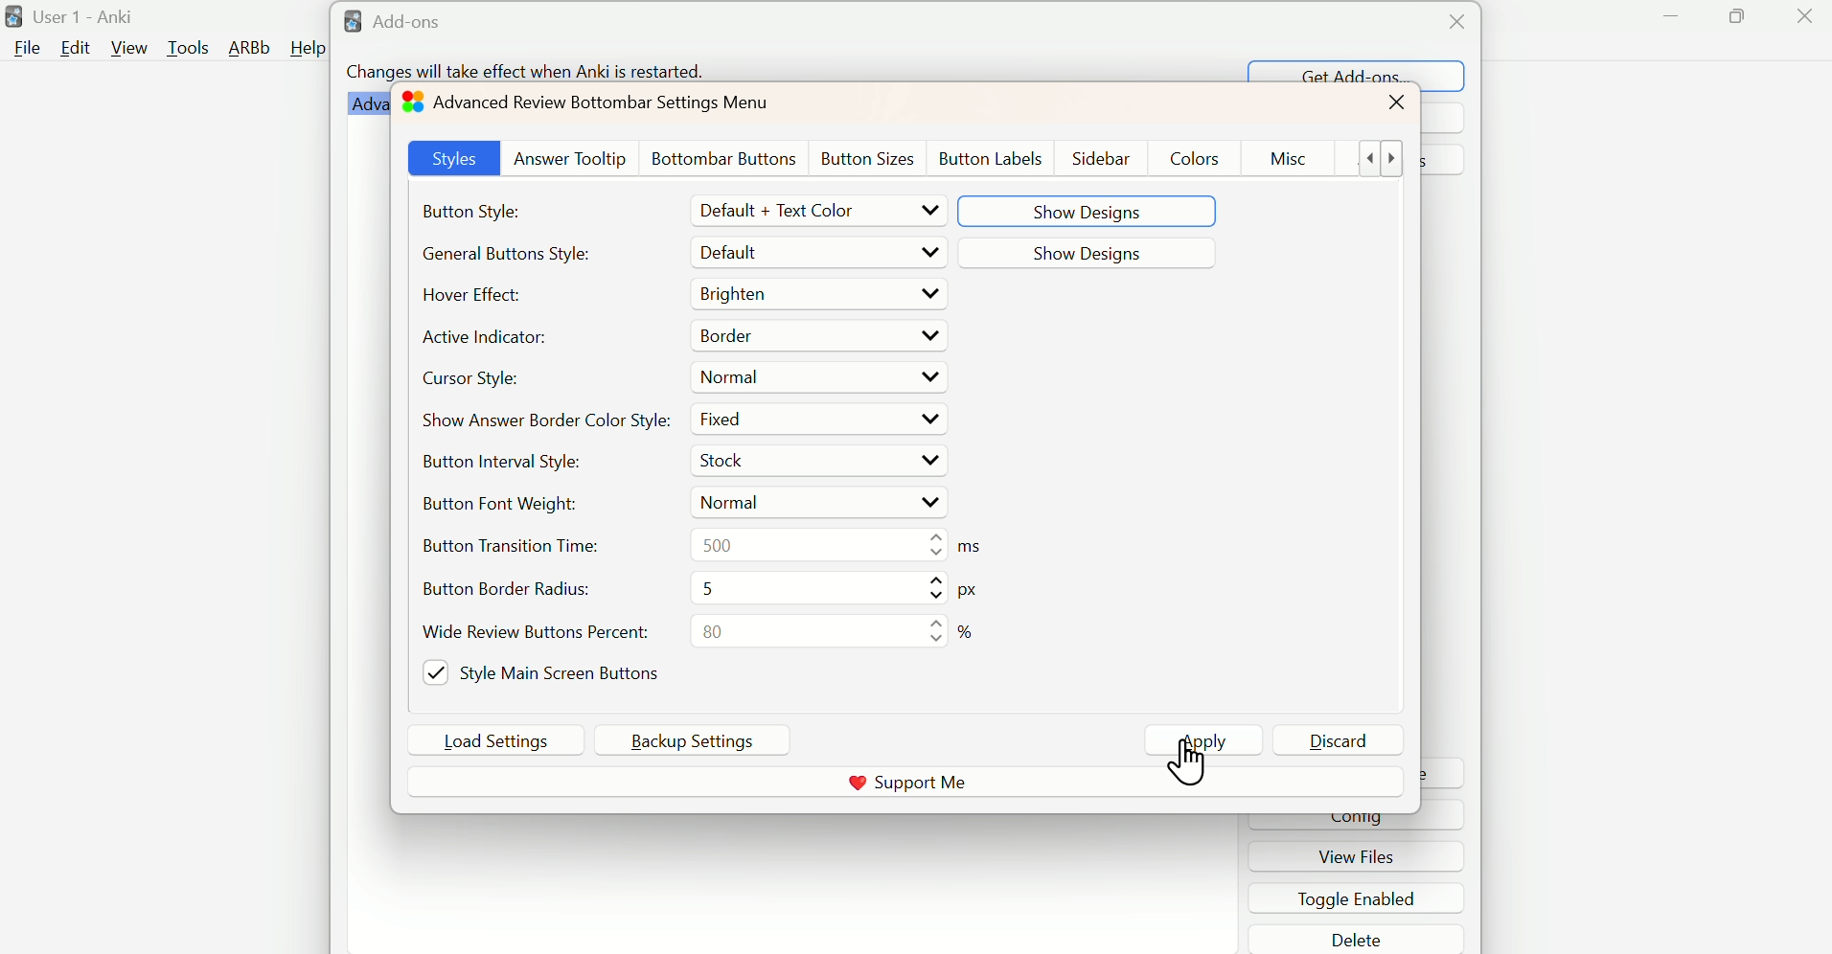  What do you see at coordinates (527, 70) in the screenshot?
I see `Changes will take effect when Anki is restarted.` at bounding box center [527, 70].